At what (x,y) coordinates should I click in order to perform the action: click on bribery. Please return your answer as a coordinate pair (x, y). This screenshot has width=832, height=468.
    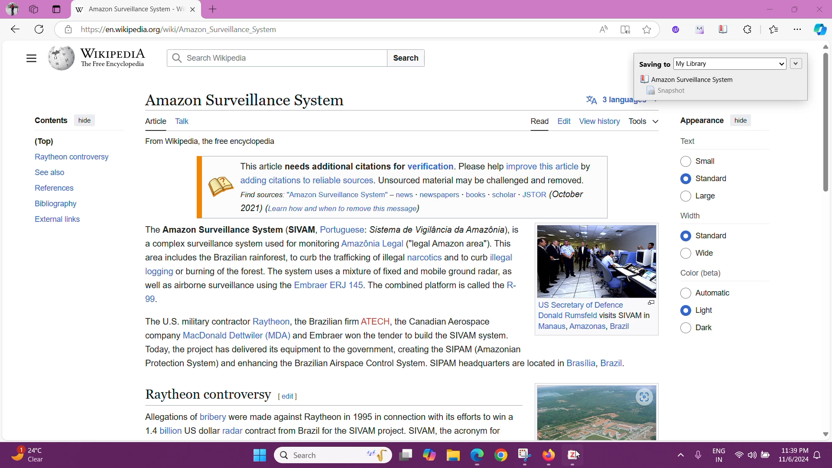
    Looking at the image, I should click on (213, 416).